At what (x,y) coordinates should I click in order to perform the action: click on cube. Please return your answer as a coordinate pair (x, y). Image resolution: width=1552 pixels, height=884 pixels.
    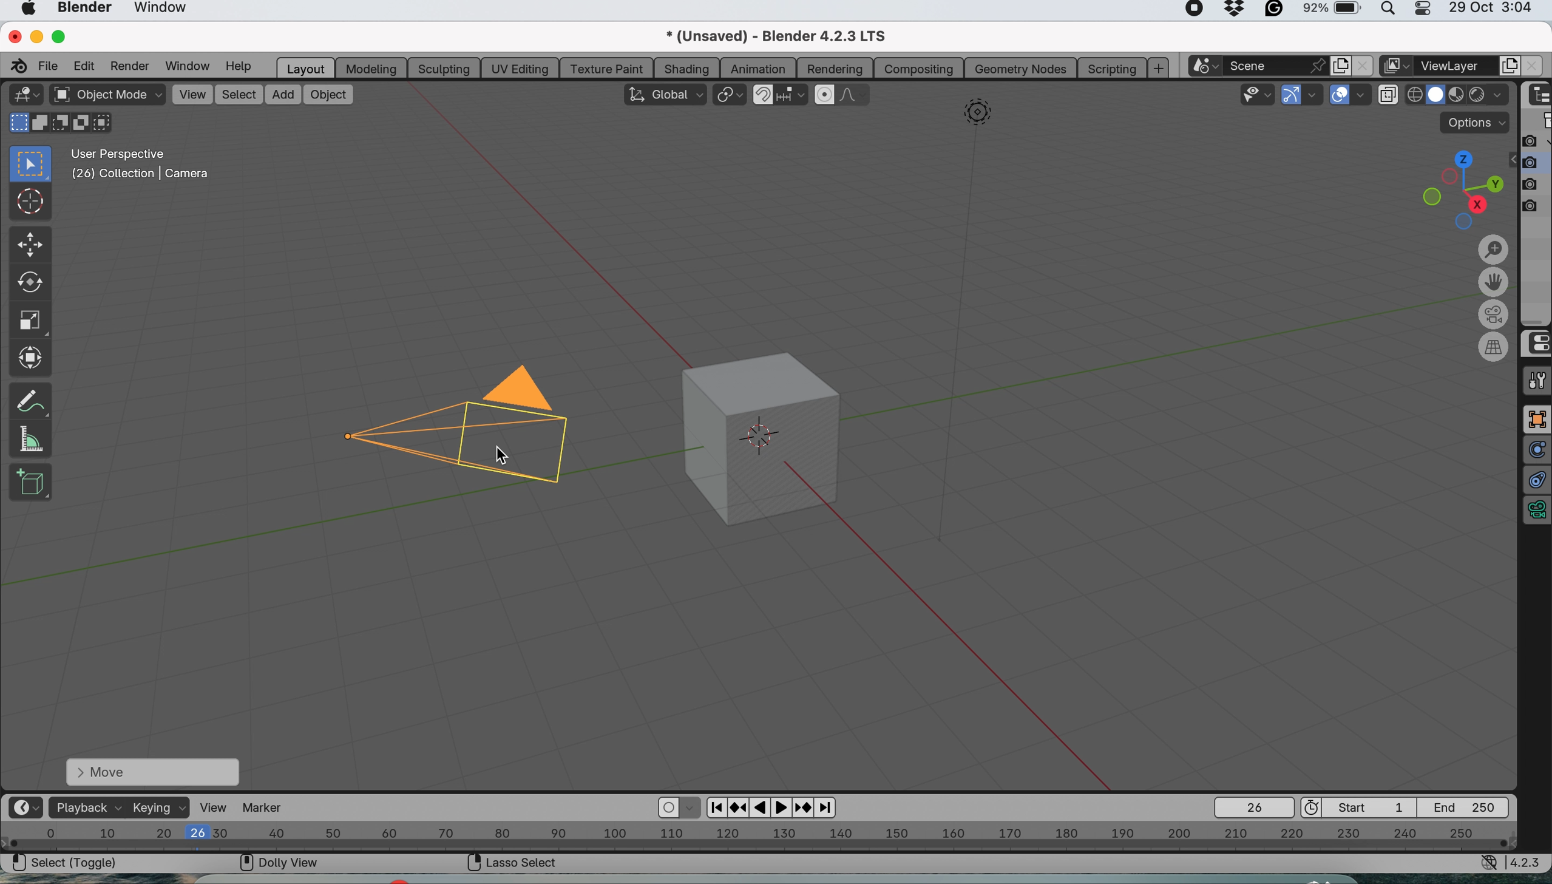
    Looking at the image, I should click on (774, 436).